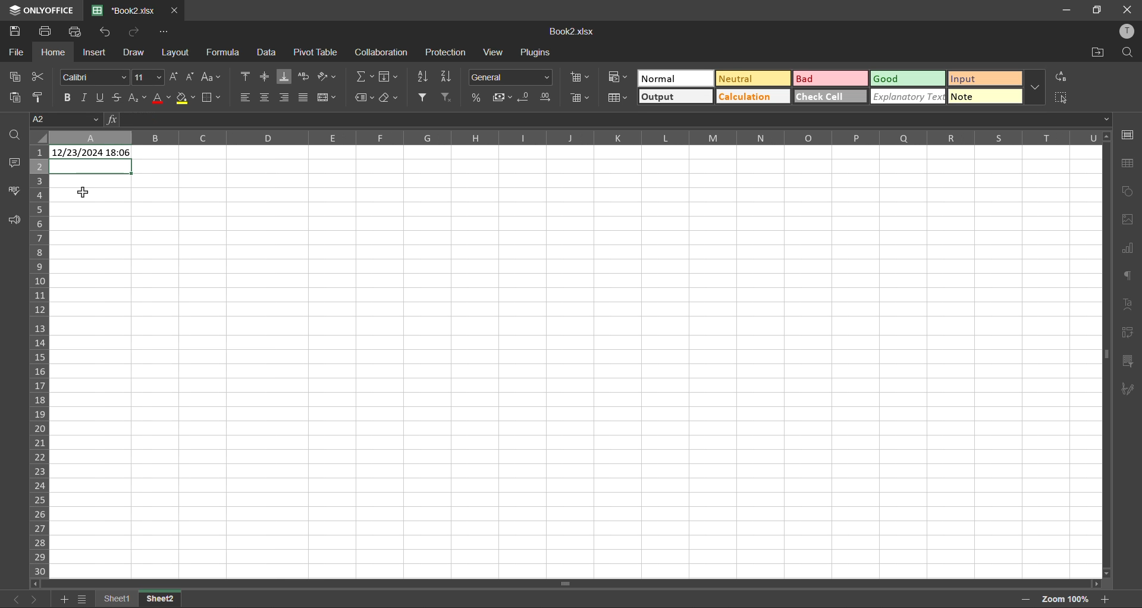  What do you see at coordinates (1069, 597) in the screenshot?
I see `zoom factor` at bounding box center [1069, 597].